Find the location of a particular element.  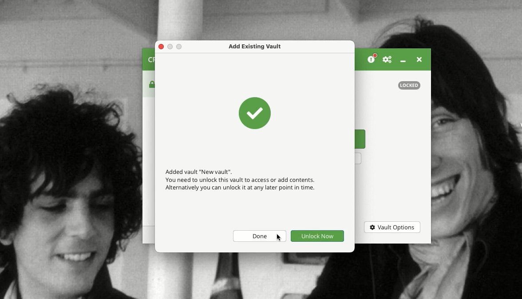

minimize is located at coordinates (180, 46).